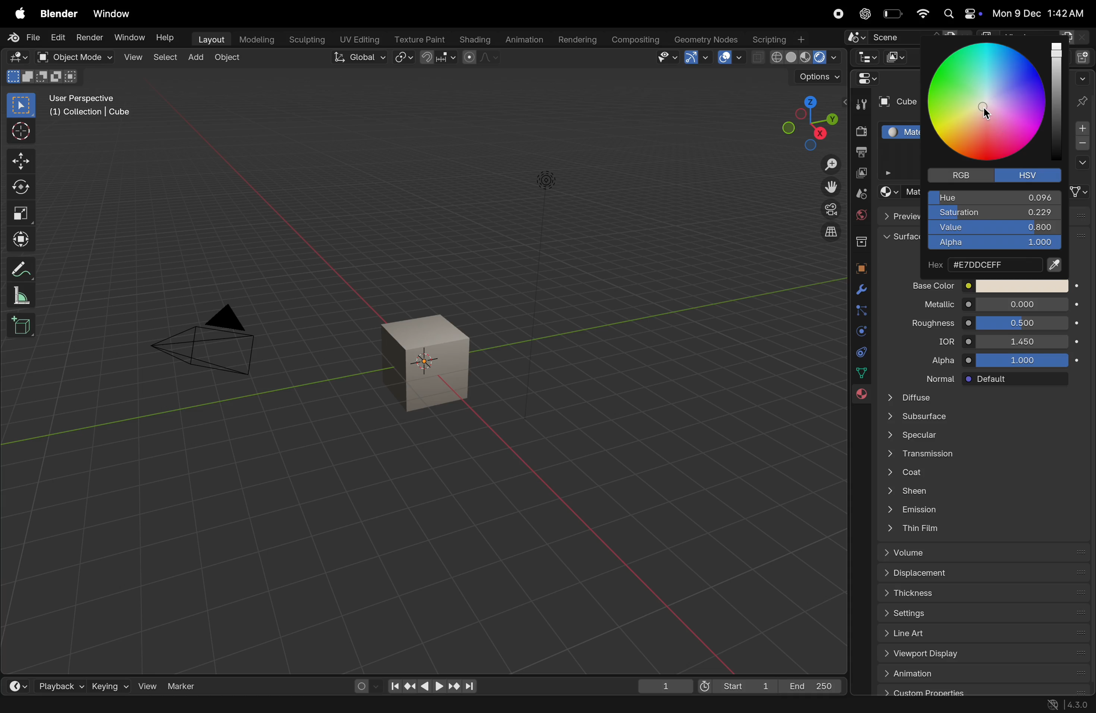 The width and height of the screenshot is (1096, 713). What do you see at coordinates (432, 687) in the screenshot?
I see `play back controls` at bounding box center [432, 687].